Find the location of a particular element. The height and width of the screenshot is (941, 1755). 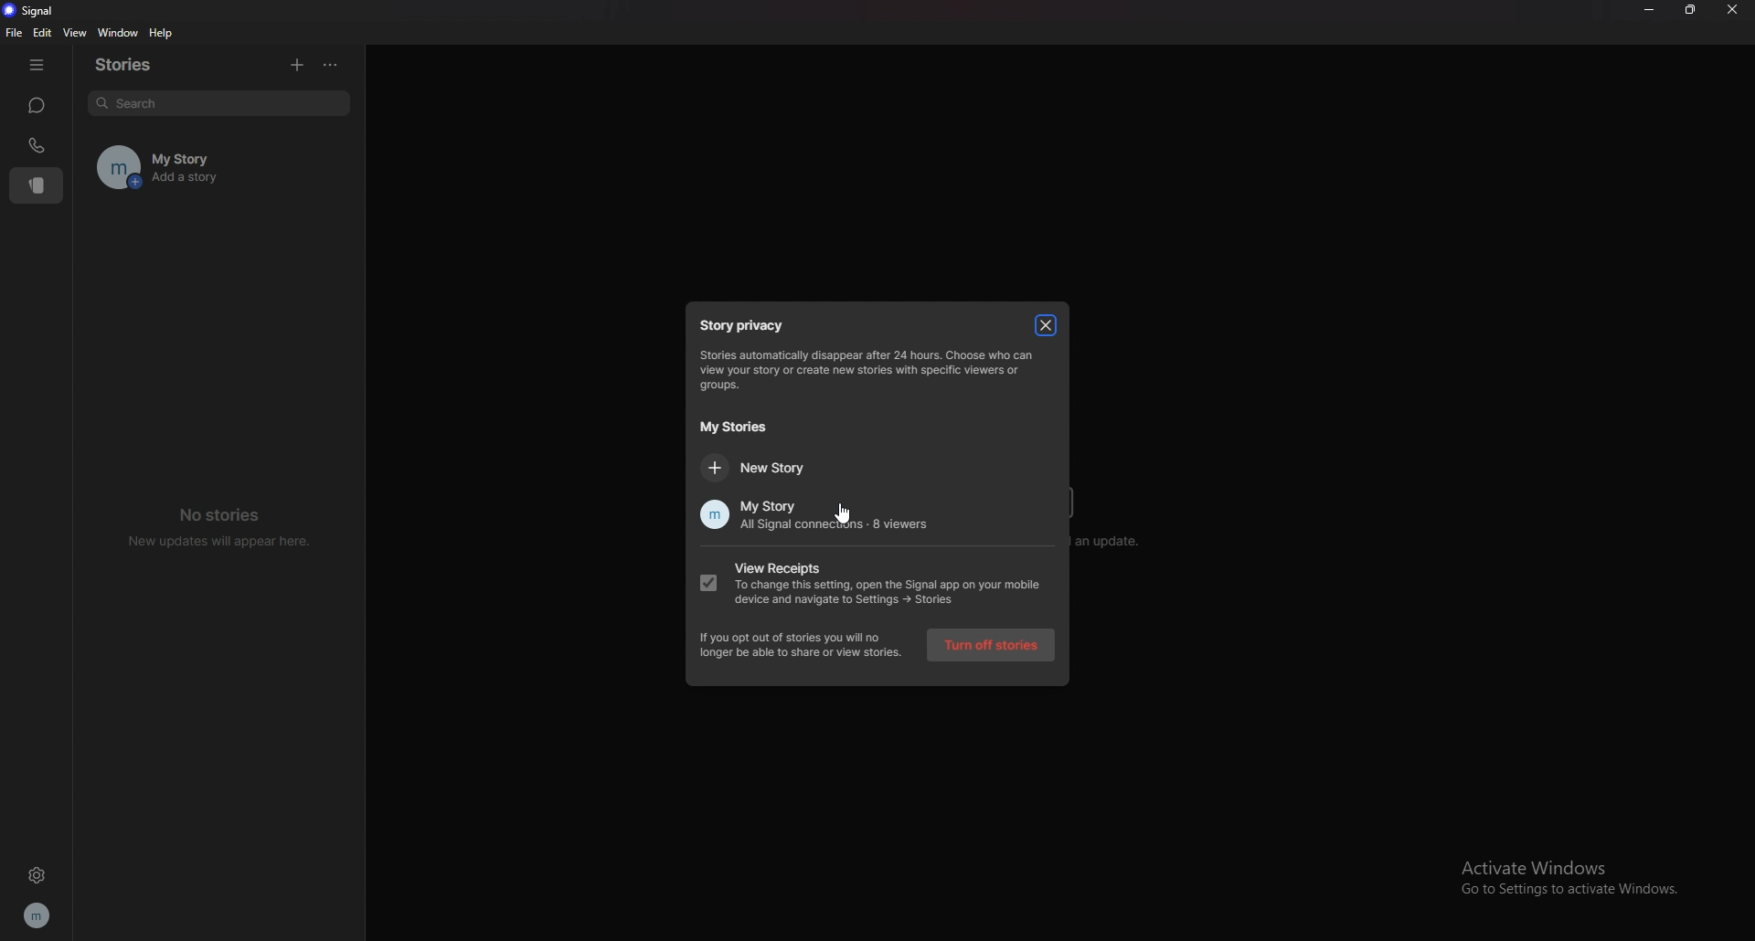

options is located at coordinates (335, 63).